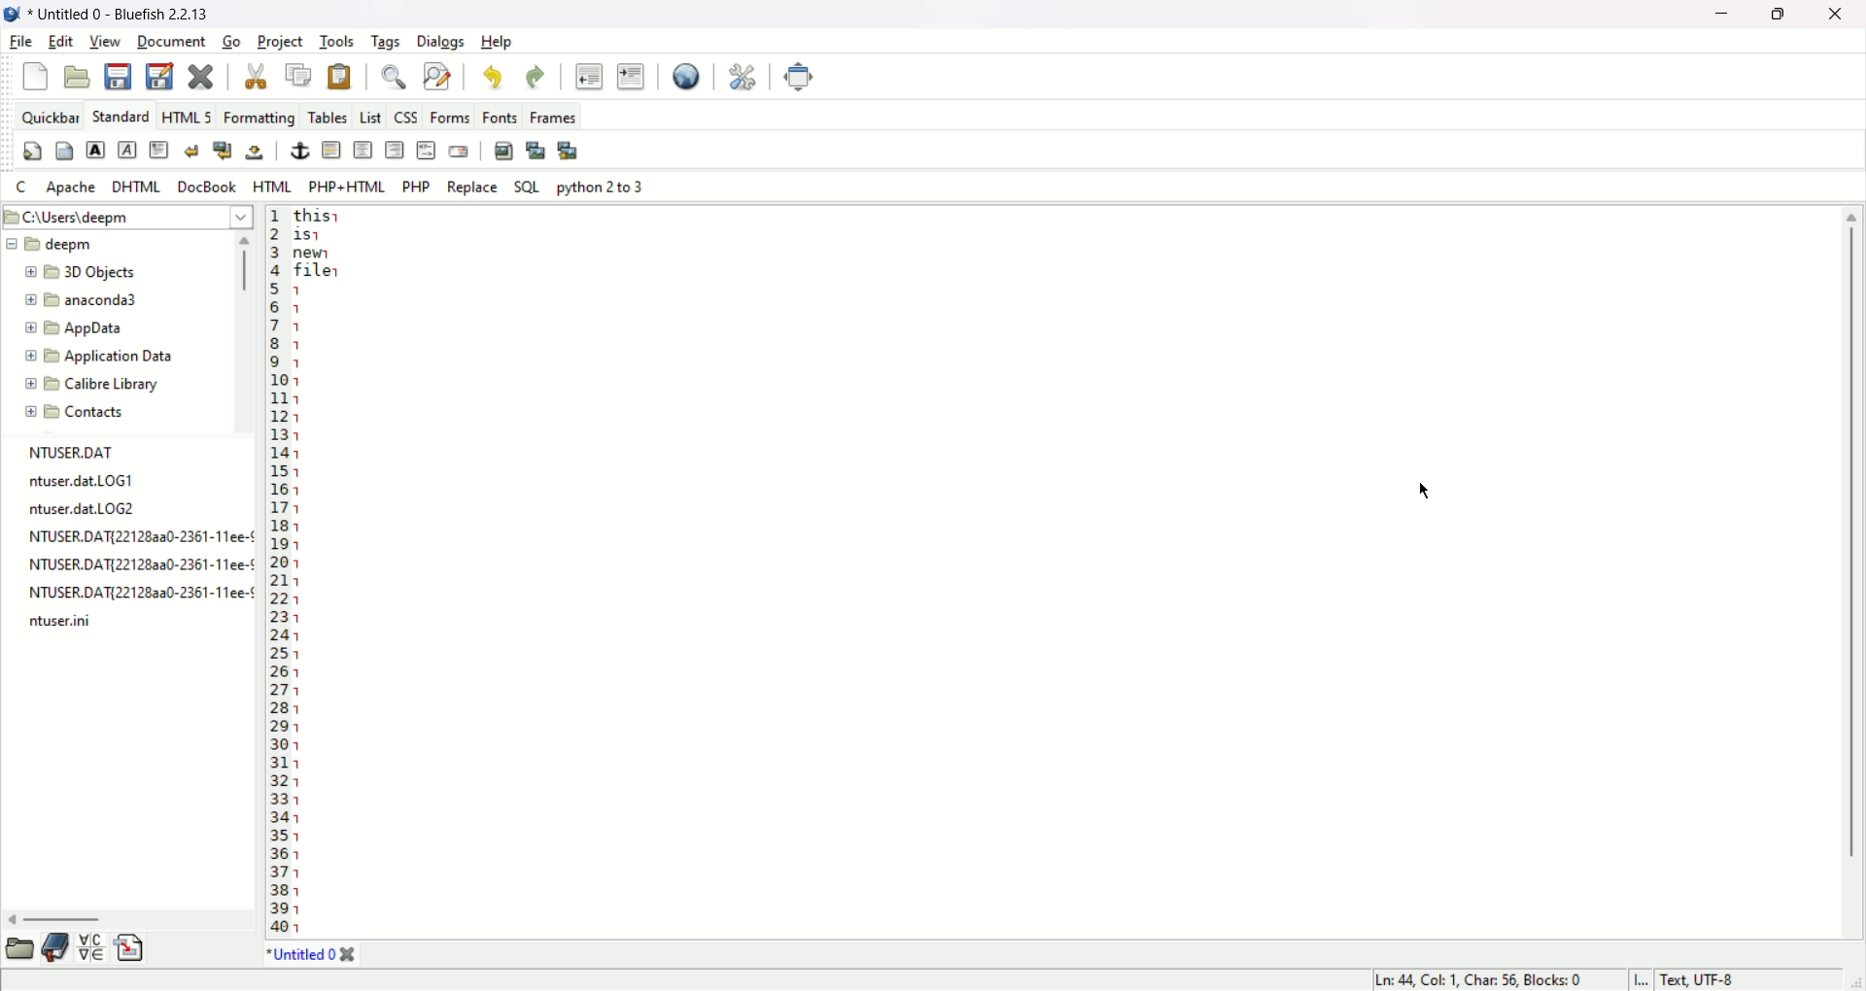 The height and width of the screenshot is (991, 1866). What do you see at coordinates (364, 150) in the screenshot?
I see `center` at bounding box center [364, 150].